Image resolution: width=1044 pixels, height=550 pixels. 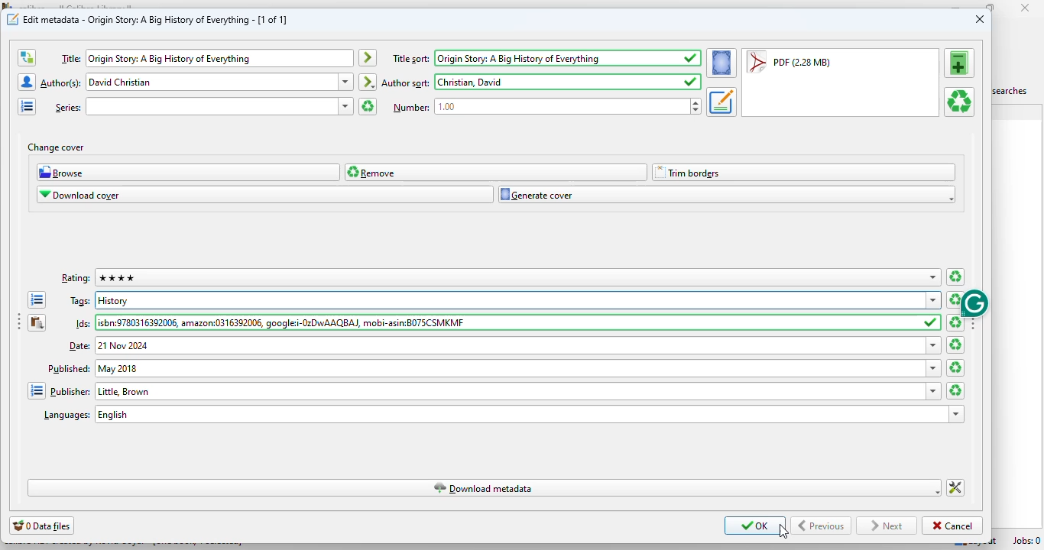 I want to click on 0 data files, so click(x=41, y=526).